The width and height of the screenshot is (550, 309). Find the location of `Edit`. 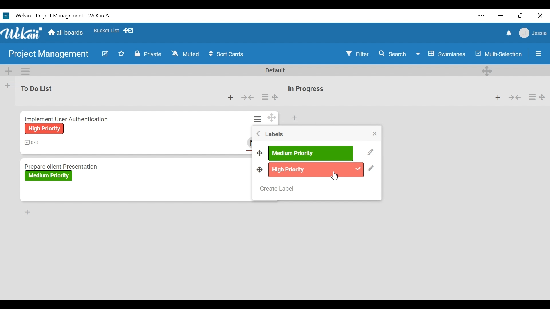

Edit is located at coordinates (370, 152).